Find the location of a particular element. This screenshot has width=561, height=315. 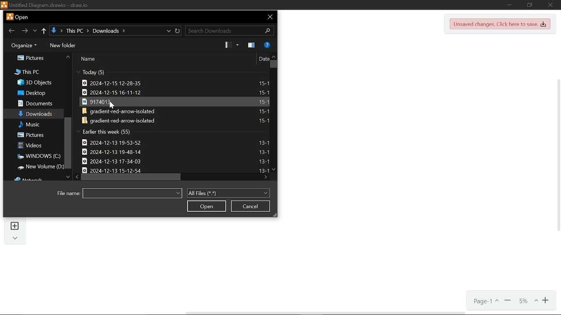

music is located at coordinates (33, 124).